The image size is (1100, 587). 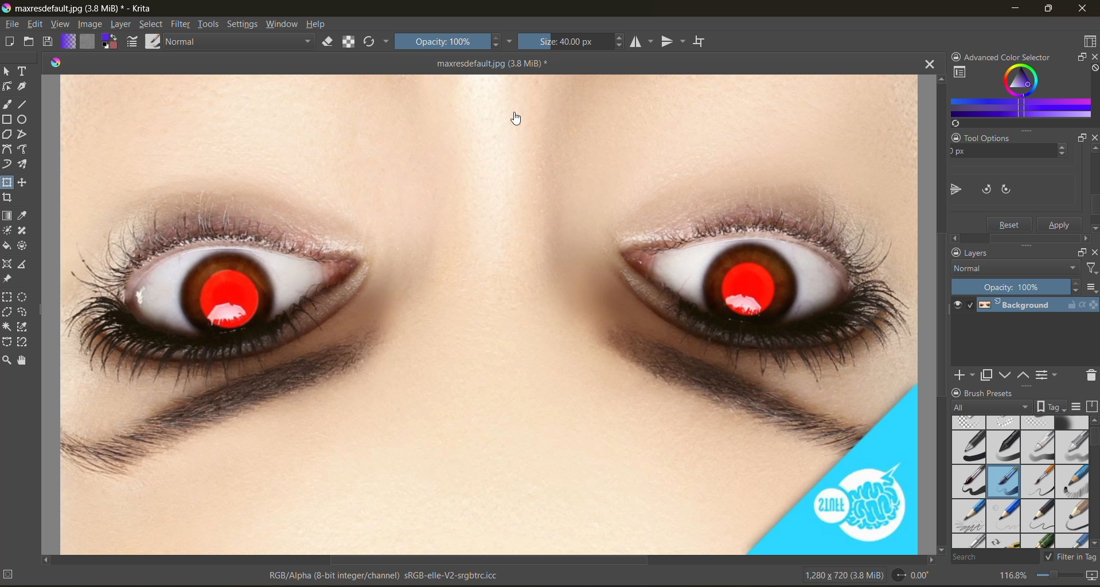 What do you see at coordinates (22, 245) in the screenshot?
I see `tool` at bounding box center [22, 245].